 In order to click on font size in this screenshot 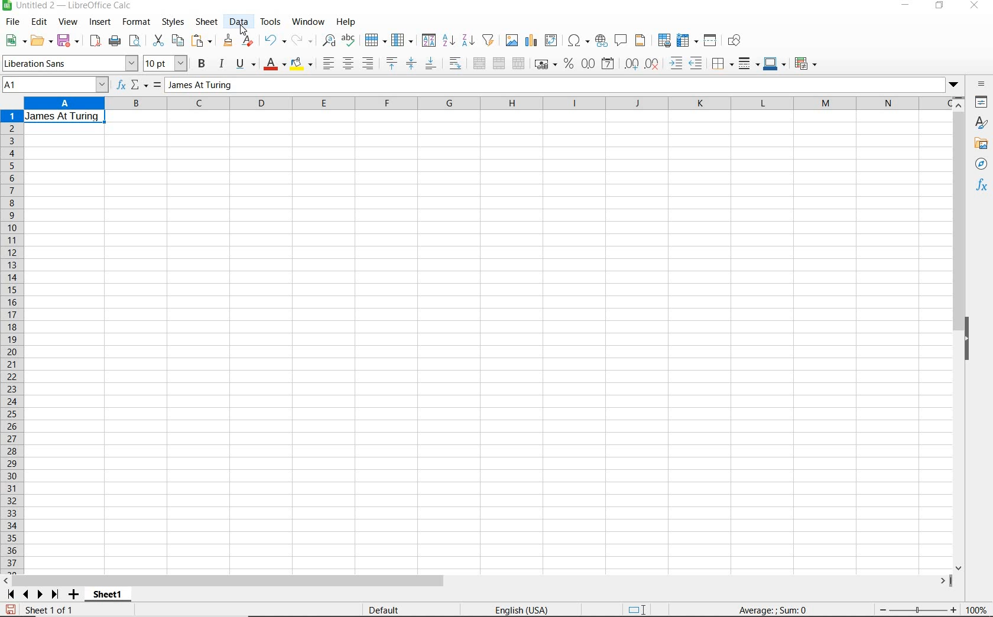, I will do `click(167, 63)`.